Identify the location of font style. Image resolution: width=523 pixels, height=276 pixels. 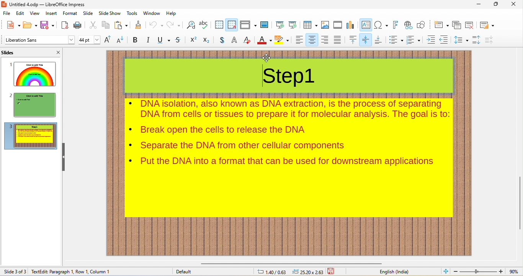
(39, 41).